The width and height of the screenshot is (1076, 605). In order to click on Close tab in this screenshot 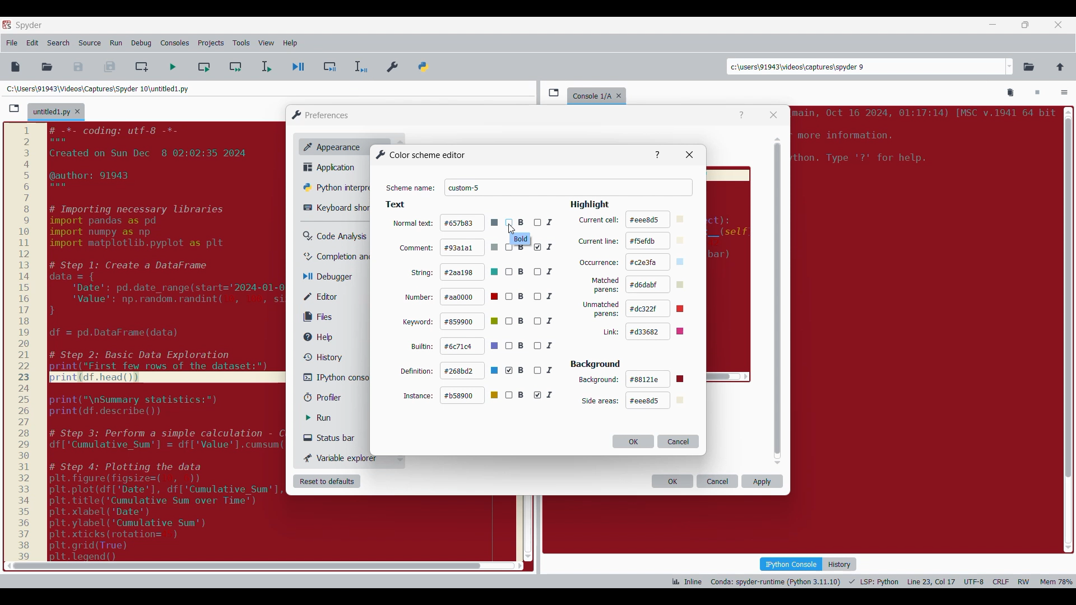, I will do `click(77, 111)`.